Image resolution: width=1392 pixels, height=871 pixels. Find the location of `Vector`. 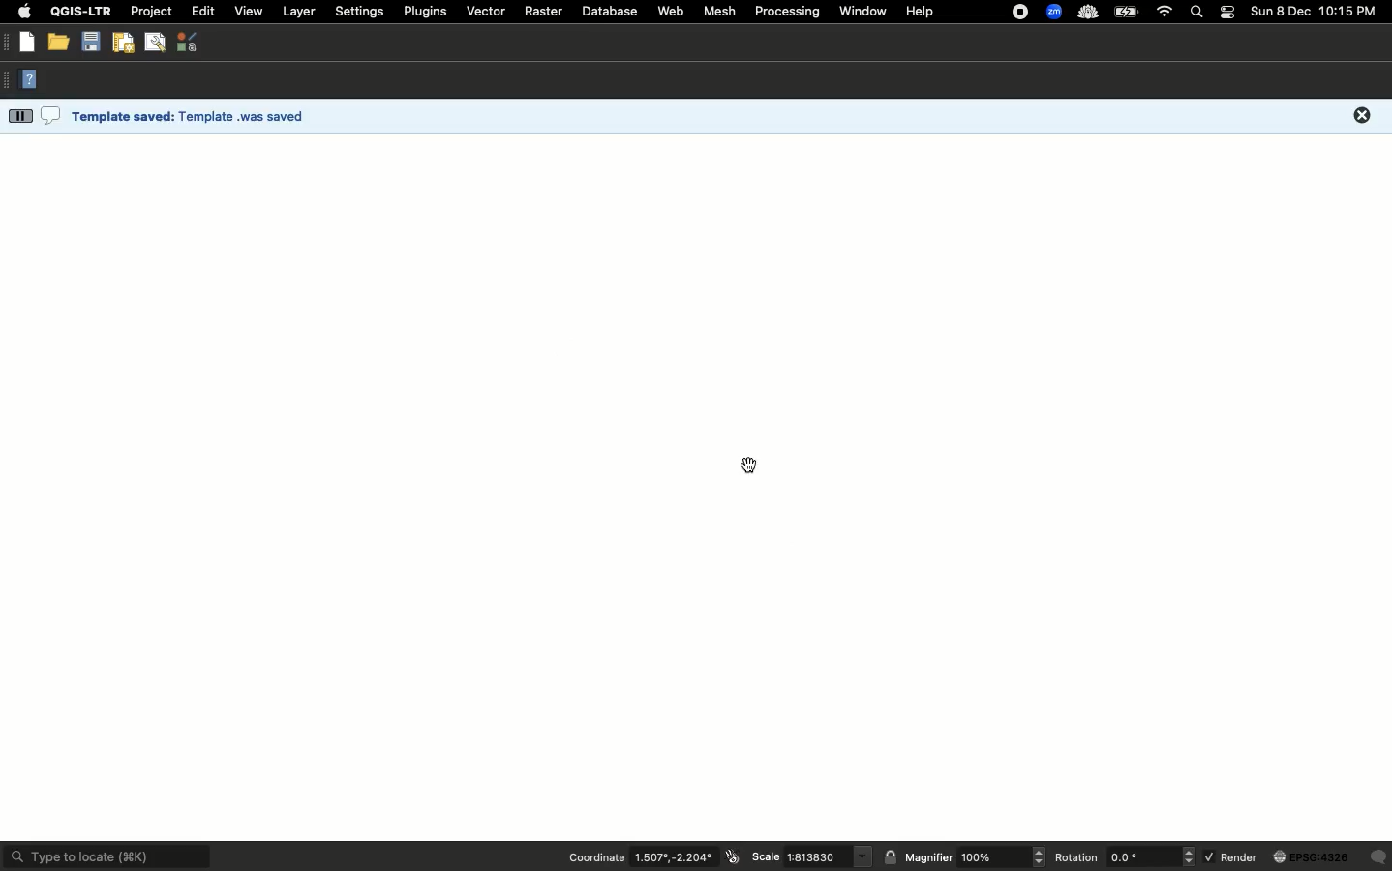

Vector is located at coordinates (484, 13).